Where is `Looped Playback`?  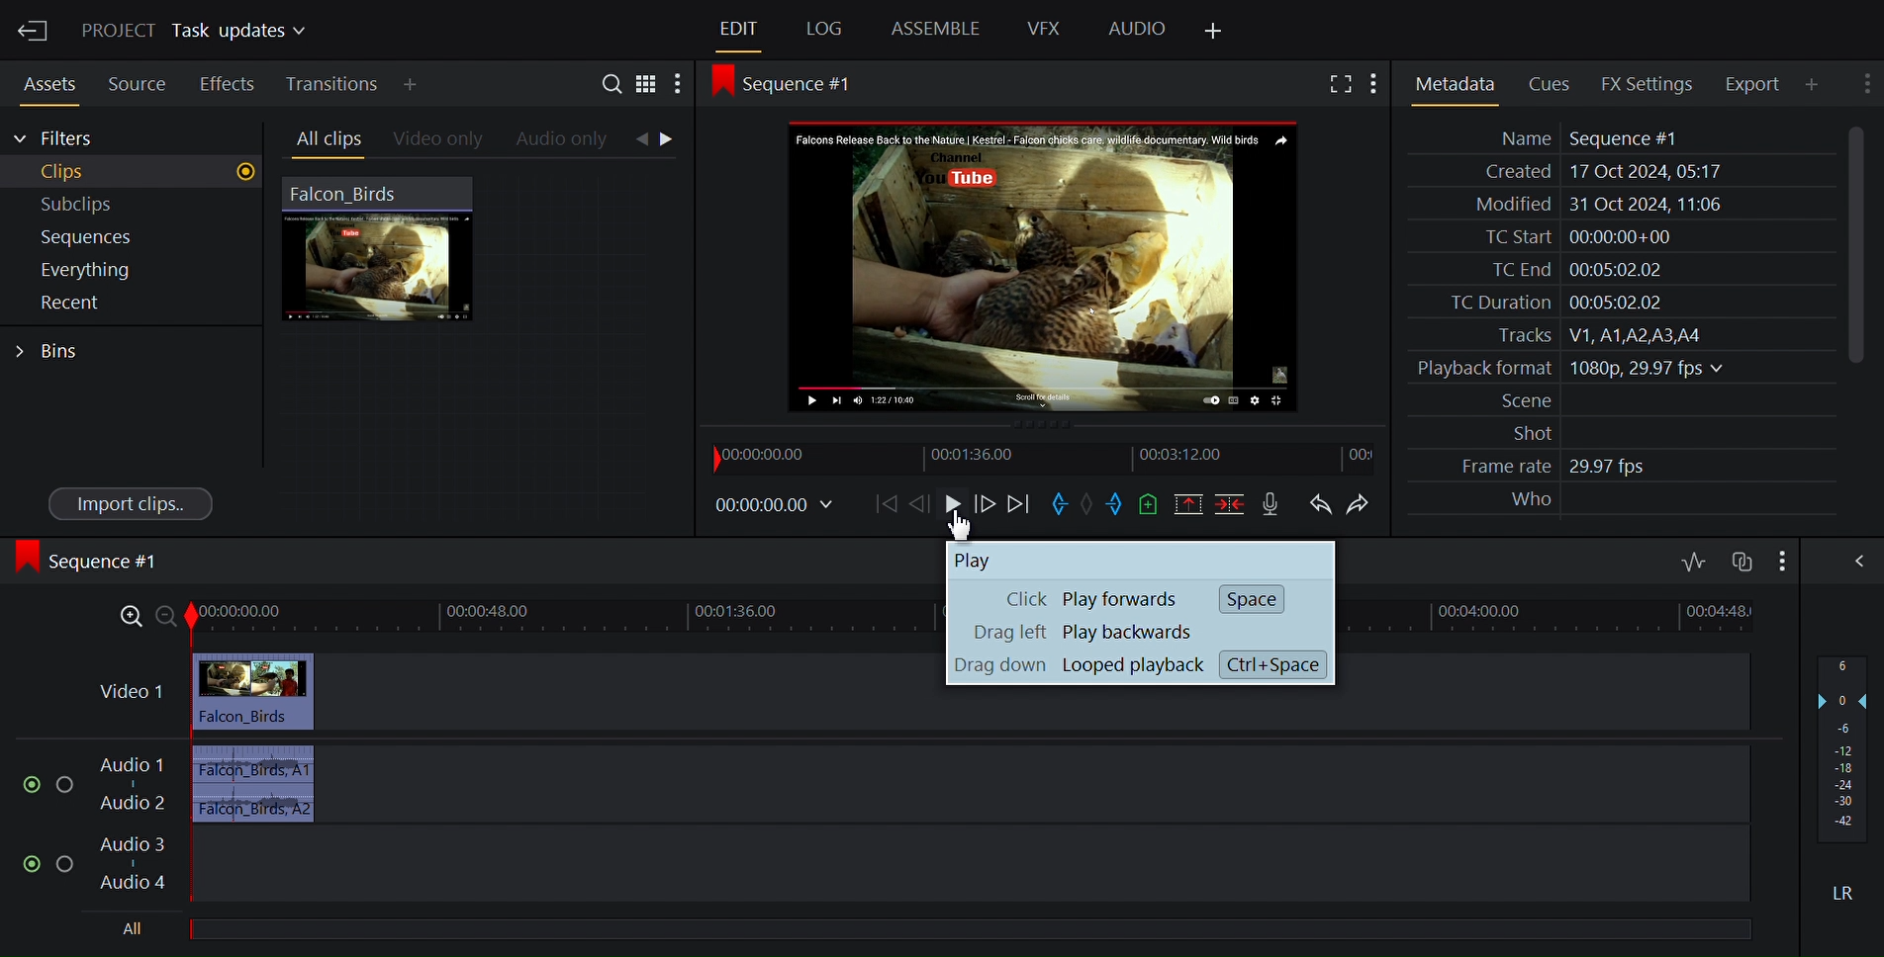 Looped Playback is located at coordinates (1139, 665).